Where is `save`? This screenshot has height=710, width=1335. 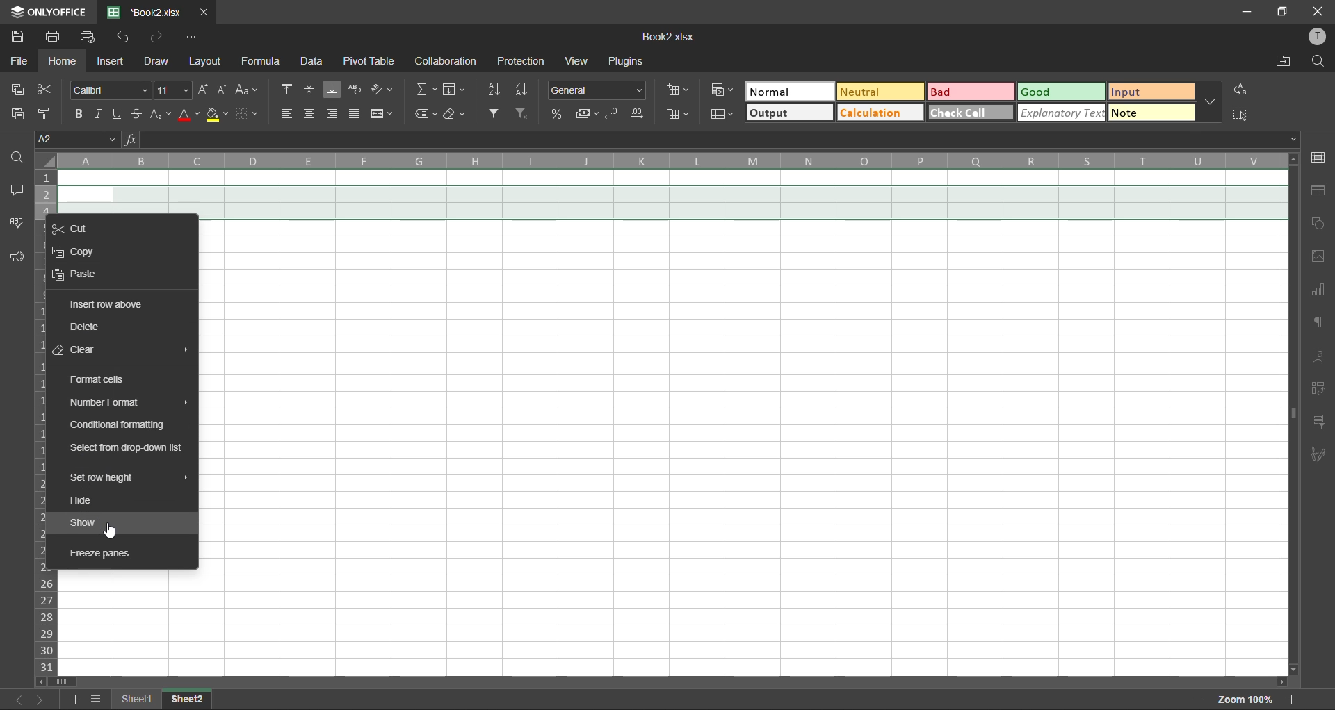 save is located at coordinates (19, 34).